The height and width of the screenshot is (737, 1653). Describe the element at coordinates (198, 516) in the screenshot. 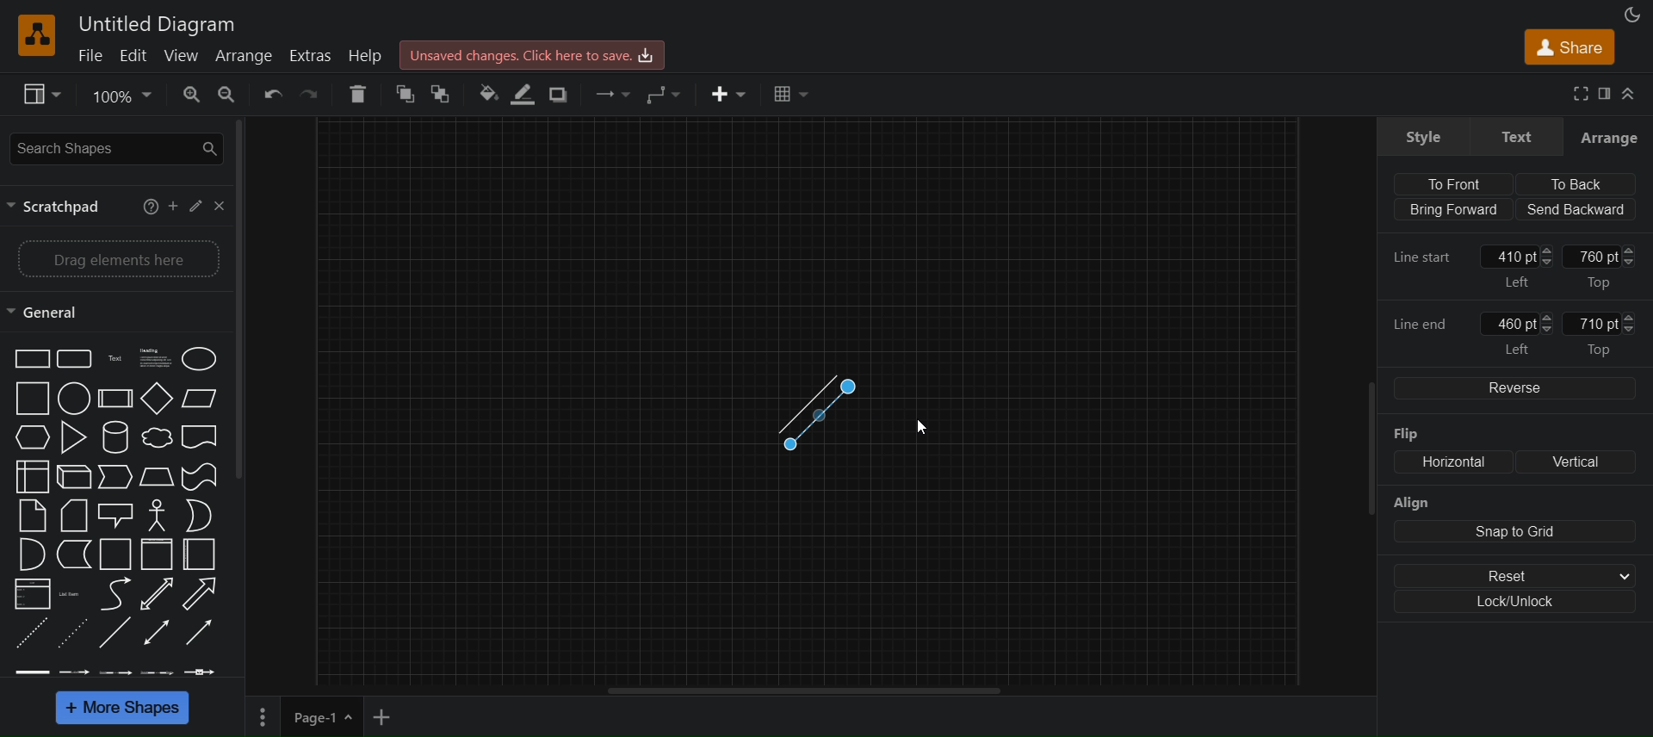

I see `Or` at that location.